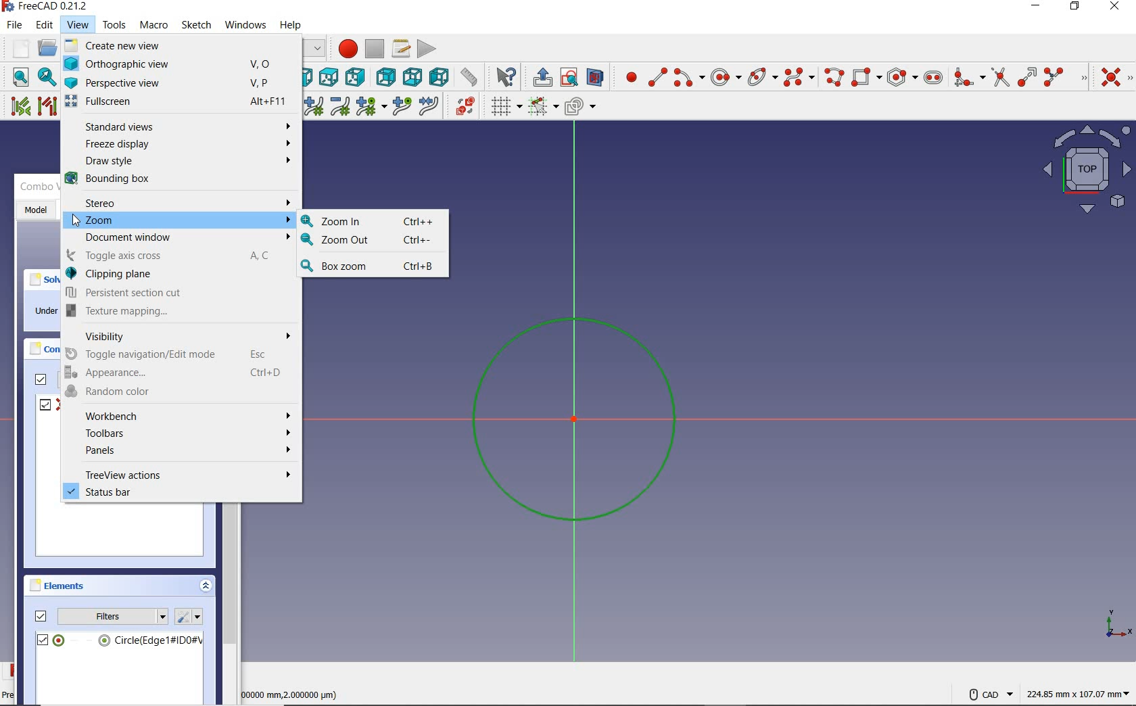 The image size is (1136, 706). What do you see at coordinates (247, 25) in the screenshot?
I see `windows` at bounding box center [247, 25].